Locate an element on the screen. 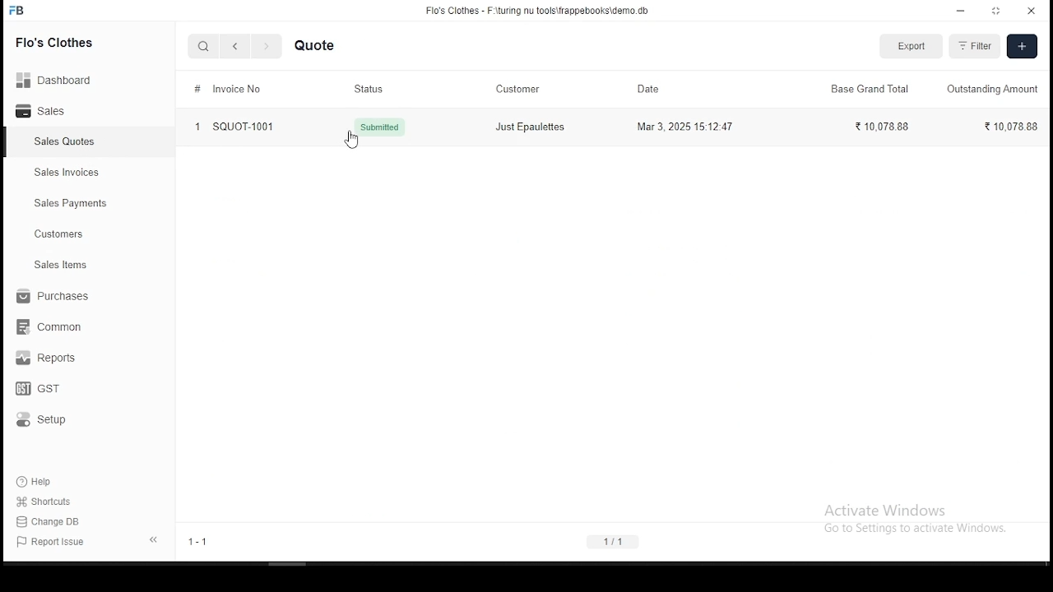 The width and height of the screenshot is (1053, 592). ?1007888 is located at coordinates (883, 126).